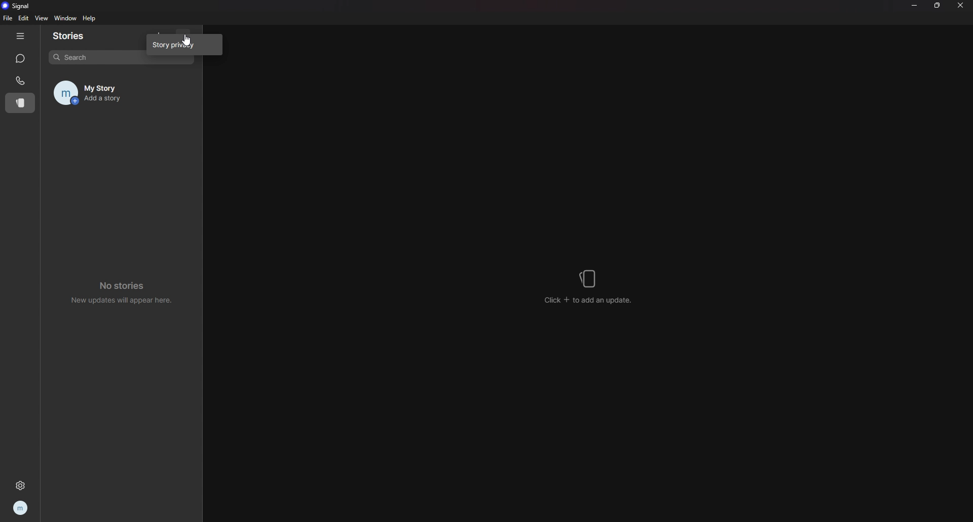 This screenshot has width=973, height=522. Describe the element at coordinates (9, 18) in the screenshot. I see `file` at that location.